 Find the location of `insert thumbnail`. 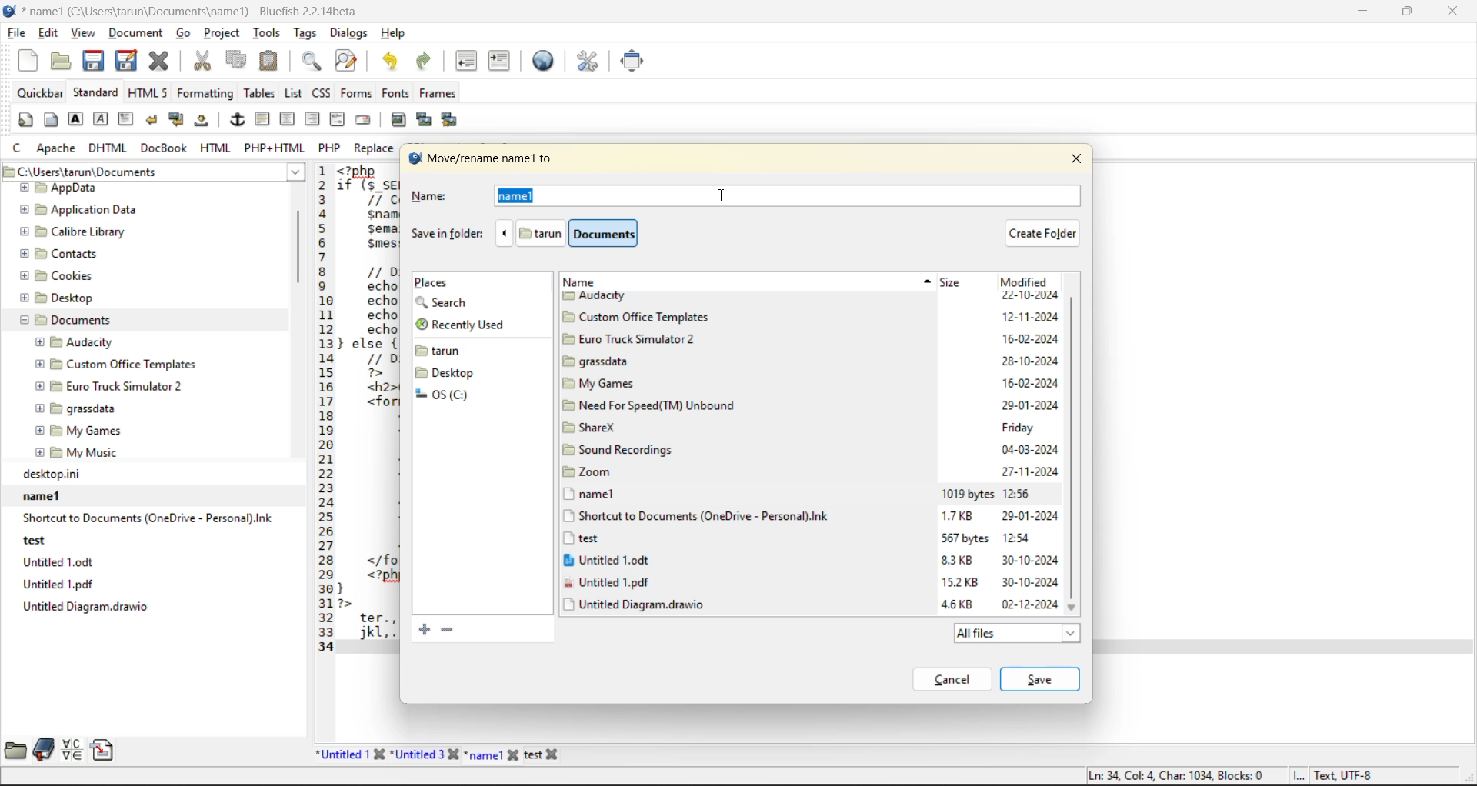

insert thumbnail is located at coordinates (423, 118).